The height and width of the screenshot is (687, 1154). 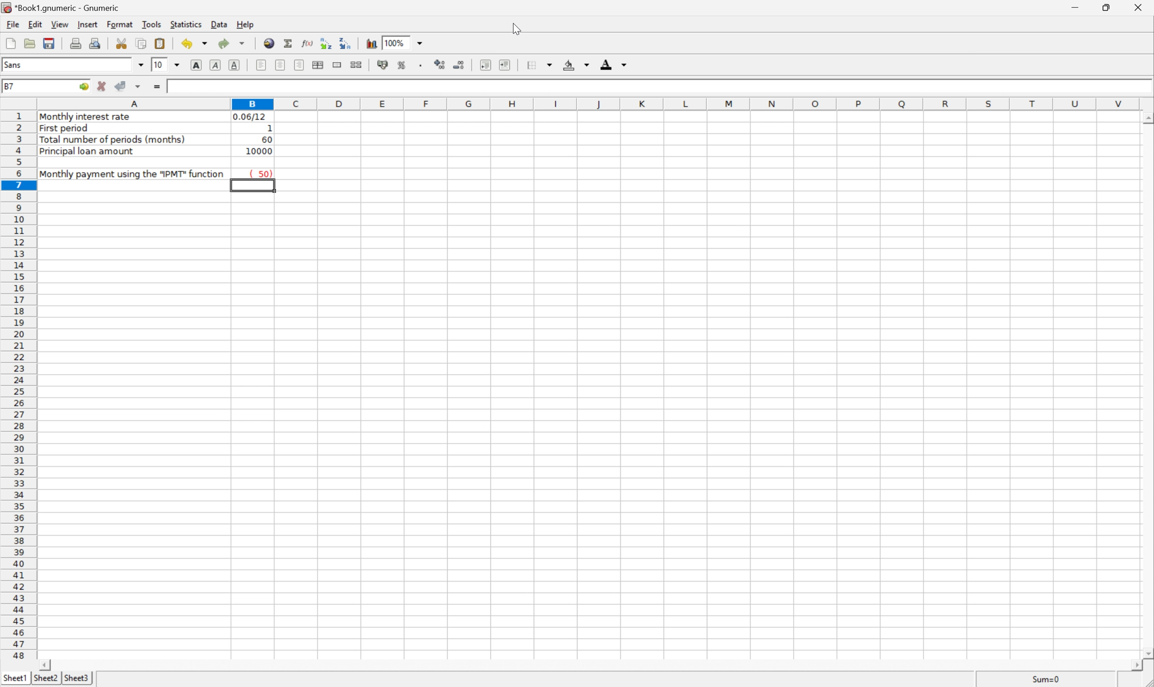 I want to click on Increase the number of decimals displayed, so click(x=441, y=64).